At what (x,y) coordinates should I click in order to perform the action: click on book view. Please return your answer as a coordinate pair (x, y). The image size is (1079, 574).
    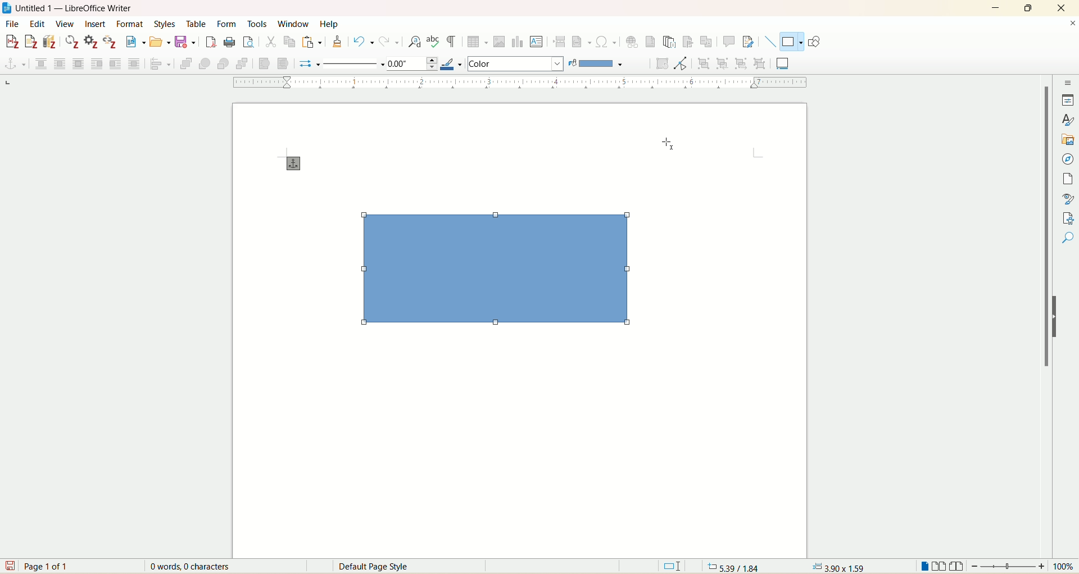
    Looking at the image, I should click on (956, 566).